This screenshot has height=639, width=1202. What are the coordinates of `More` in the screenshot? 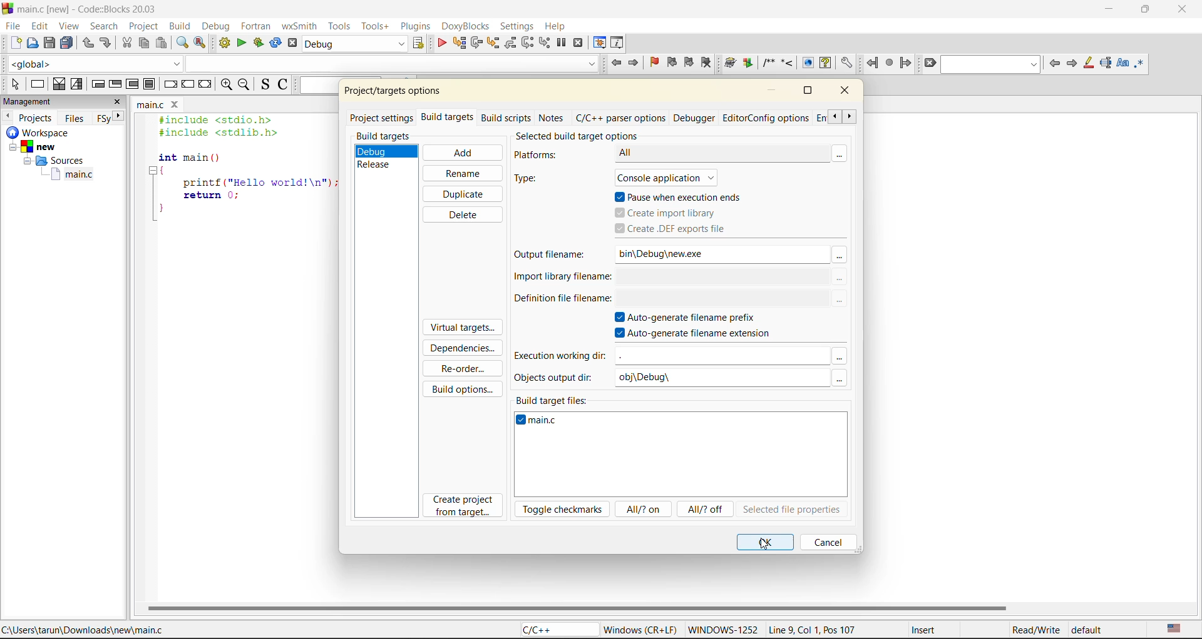 It's located at (839, 254).